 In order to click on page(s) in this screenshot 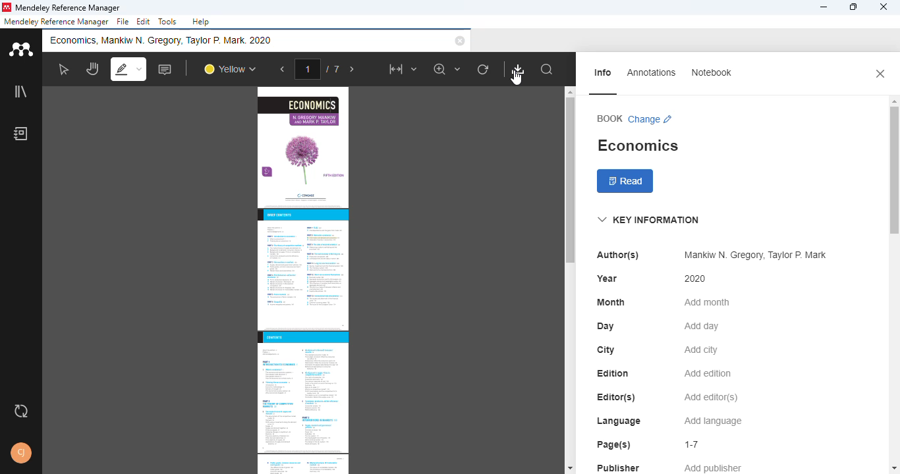, I will do `click(613, 444)`.